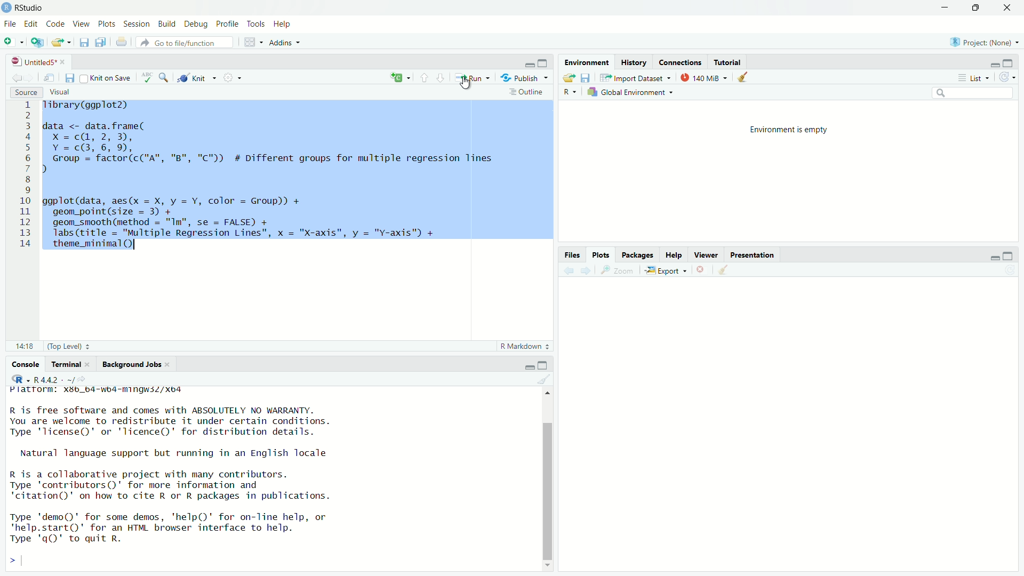 The width and height of the screenshot is (1024, 576). What do you see at coordinates (60, 44) in the screenshot?
I see `export` at bounding box center [60, 44].